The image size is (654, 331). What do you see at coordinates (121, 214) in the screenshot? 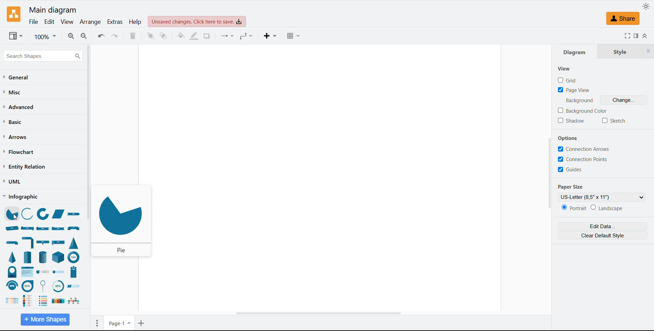
I see `pie shape` at bounding box center [121, 214].